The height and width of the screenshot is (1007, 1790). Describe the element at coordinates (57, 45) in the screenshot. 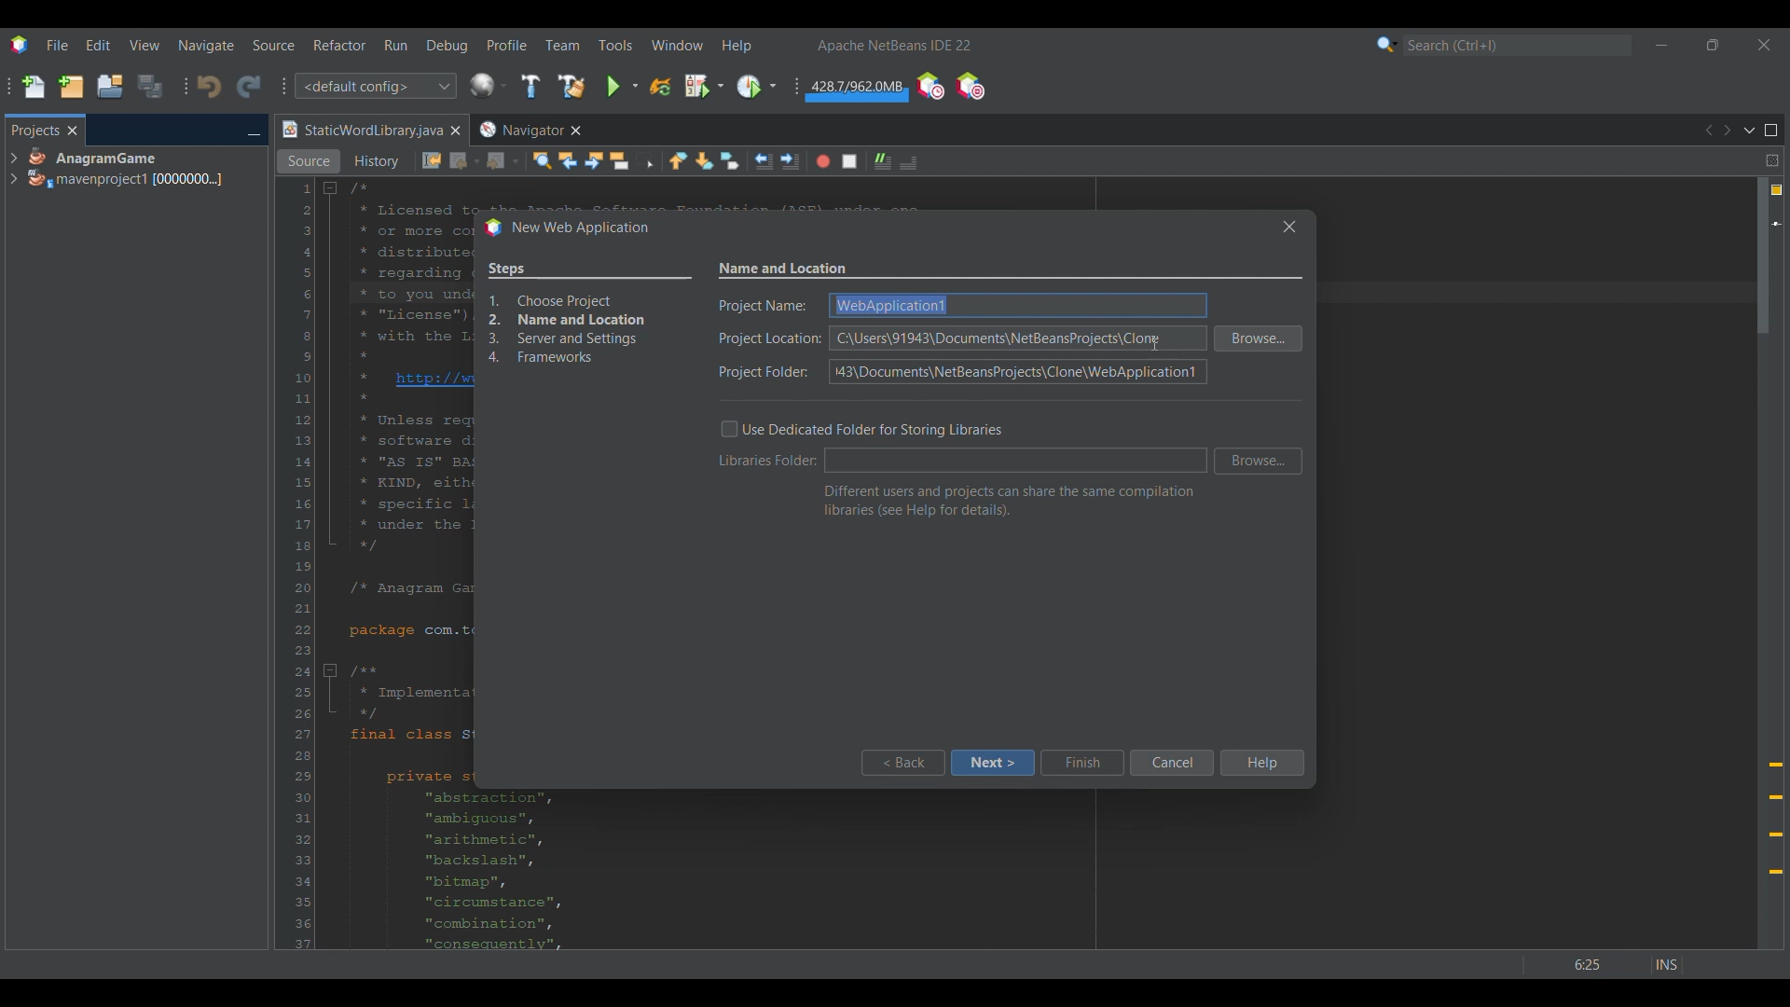

I see `File menu` at that location.